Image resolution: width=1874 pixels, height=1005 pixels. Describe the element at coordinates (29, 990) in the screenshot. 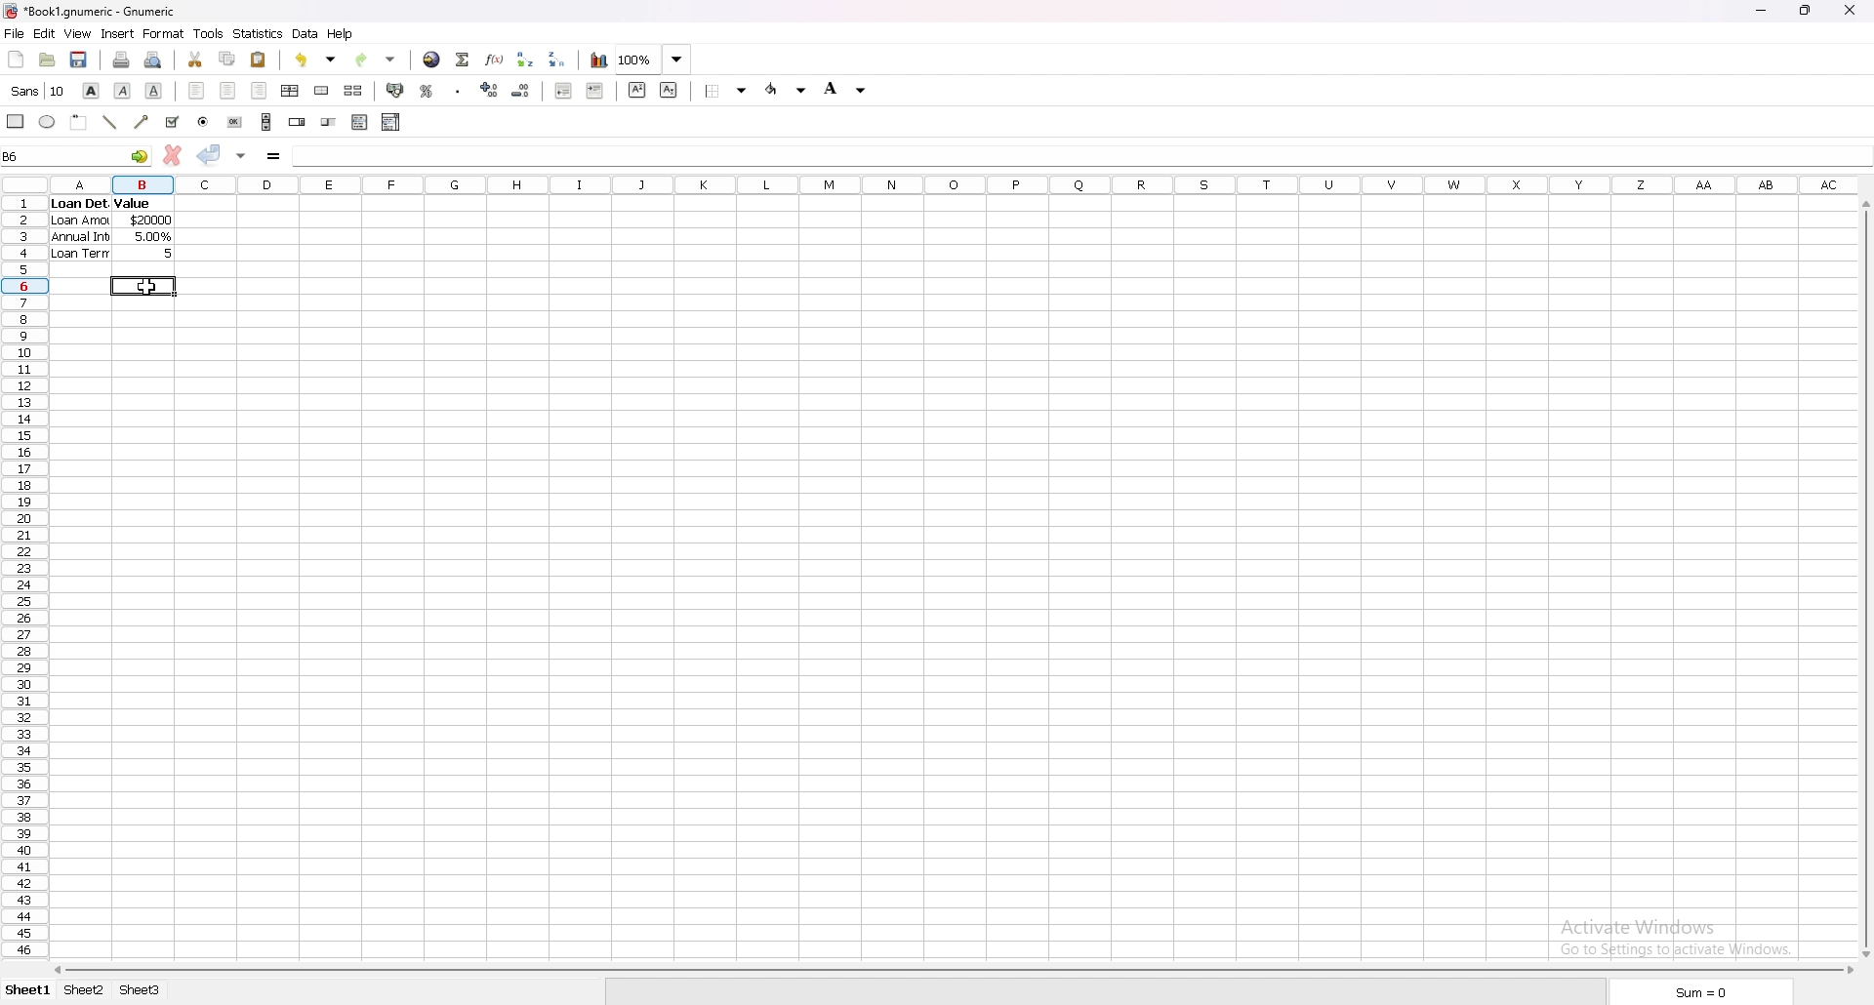

I see `sheet 1` at that location.